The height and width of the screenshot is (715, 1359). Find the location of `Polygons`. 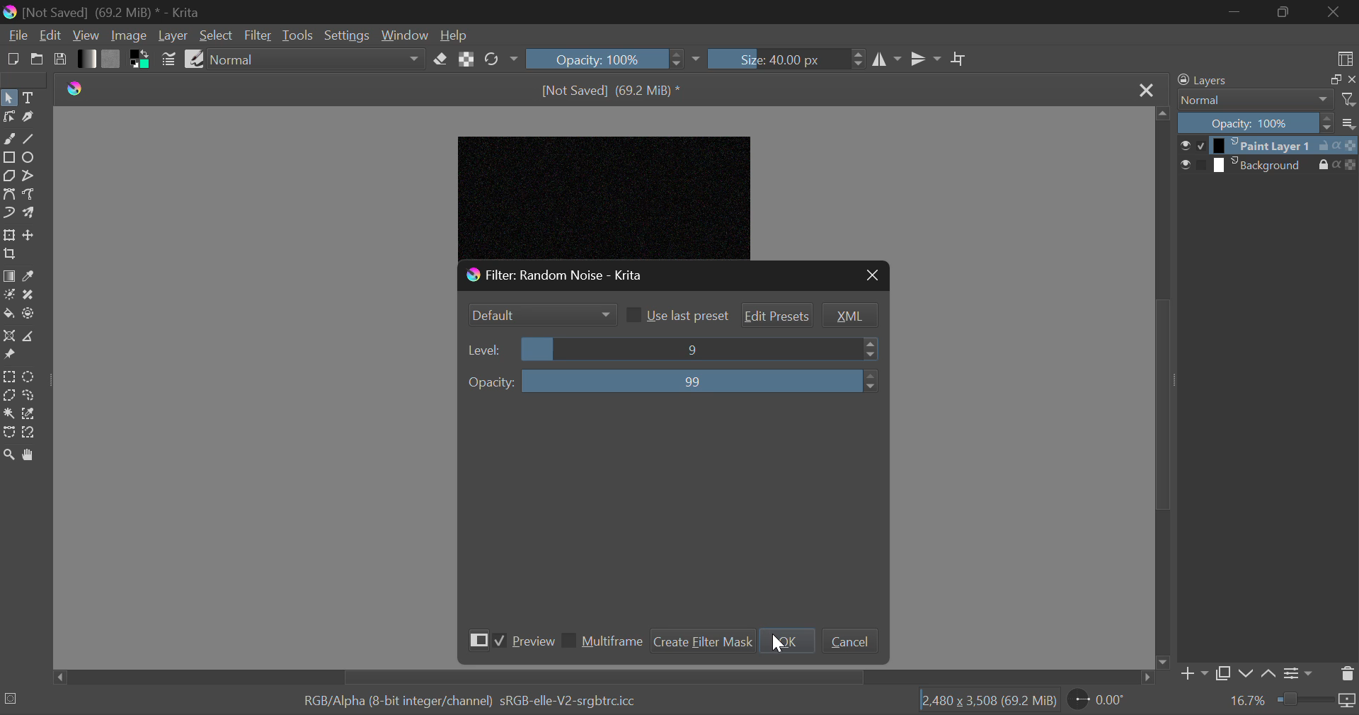

Polygons is located at coordinates (9, 177).